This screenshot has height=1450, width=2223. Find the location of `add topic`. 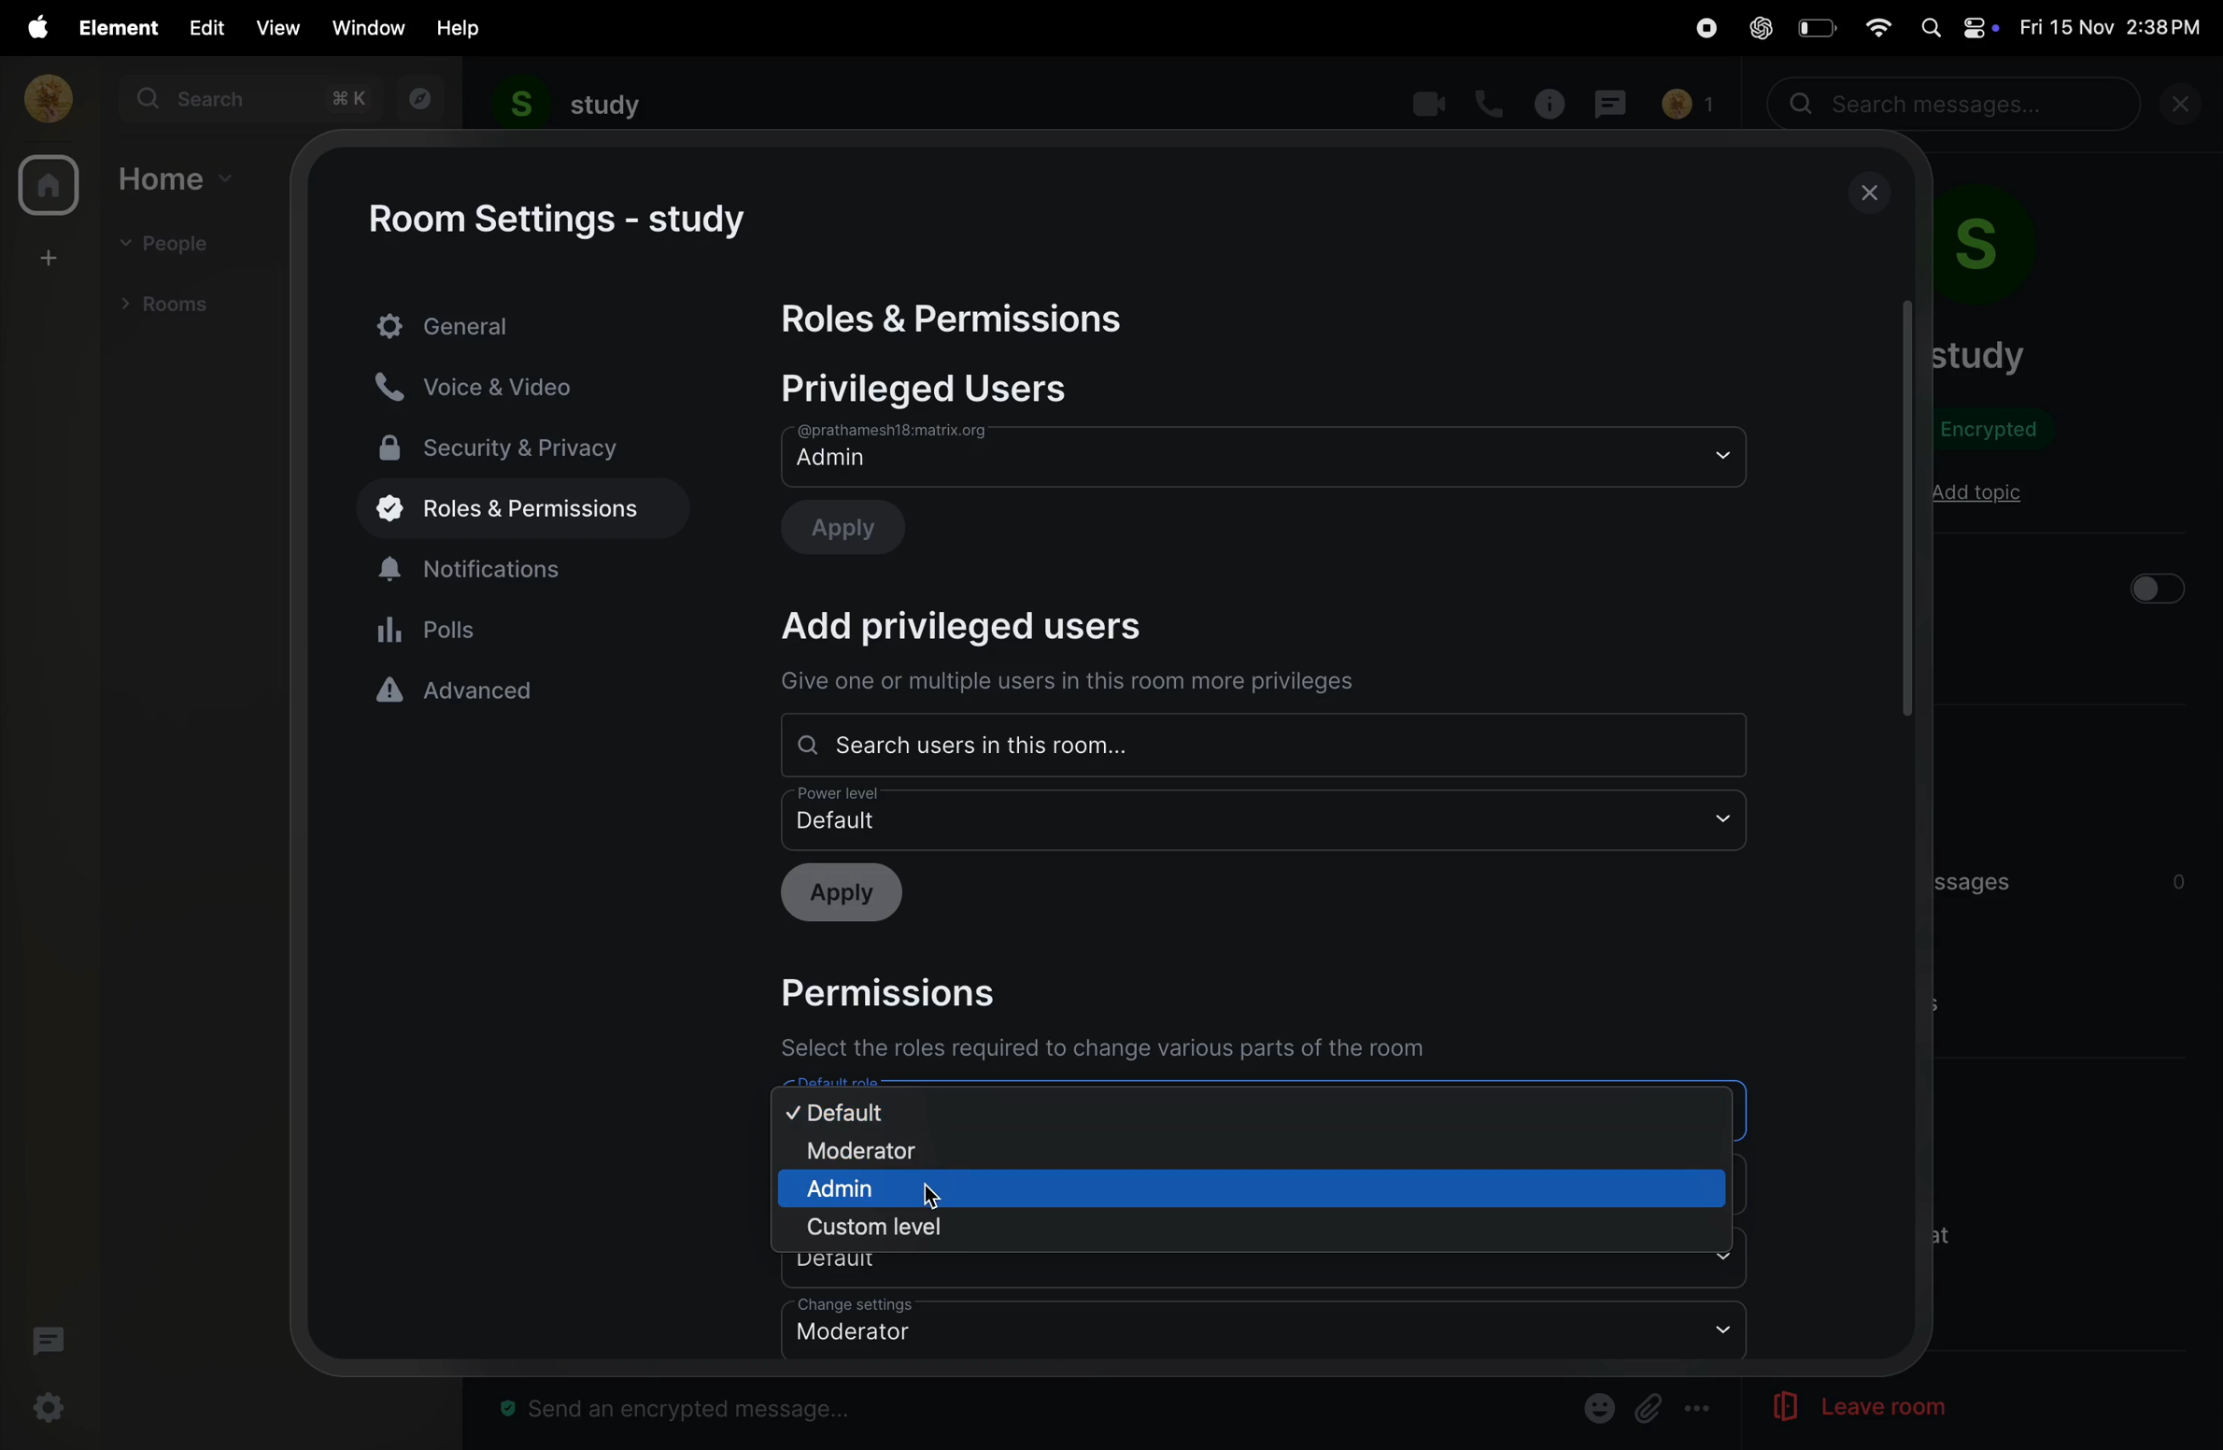

add topic is located at coordinates (1977, 494).